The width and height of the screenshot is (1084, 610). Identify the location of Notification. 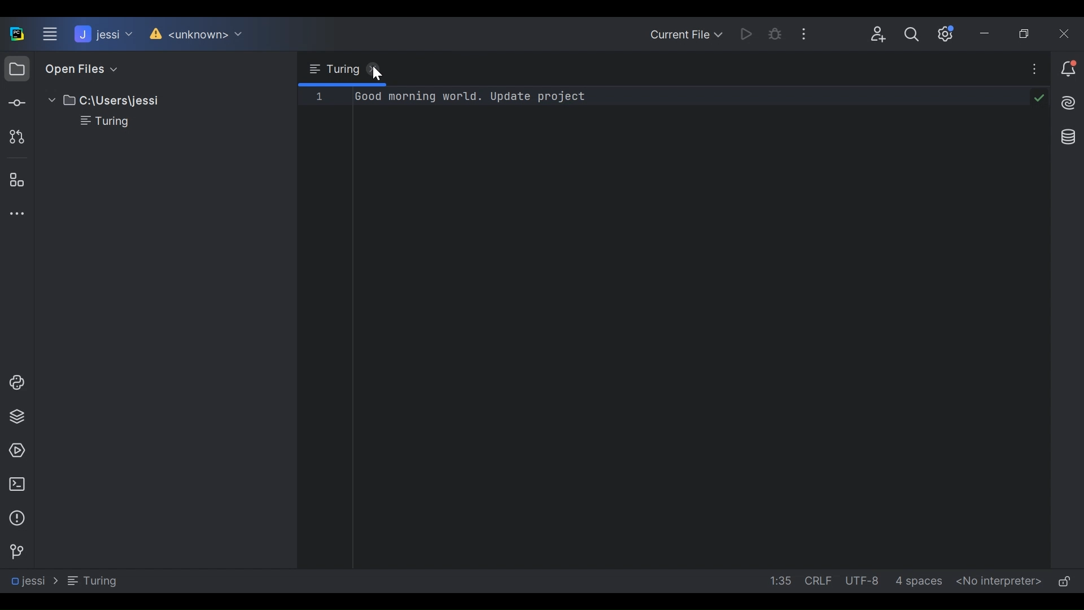
(1069, 69).